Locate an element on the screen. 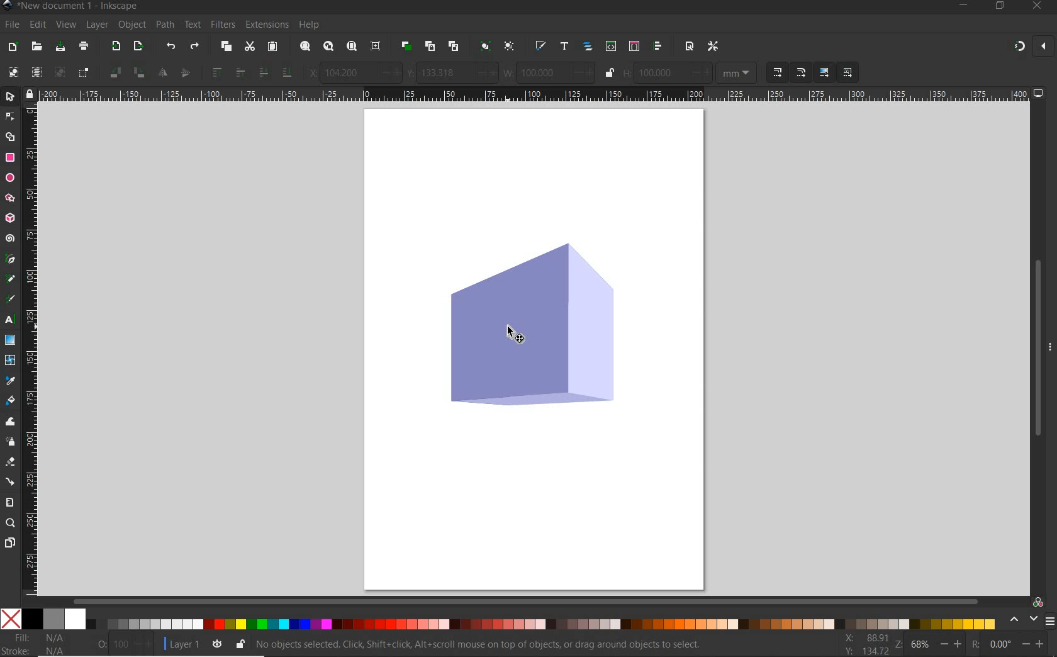 The image size is (1057, 657). ROTATION is located at coordinates (974, 644).